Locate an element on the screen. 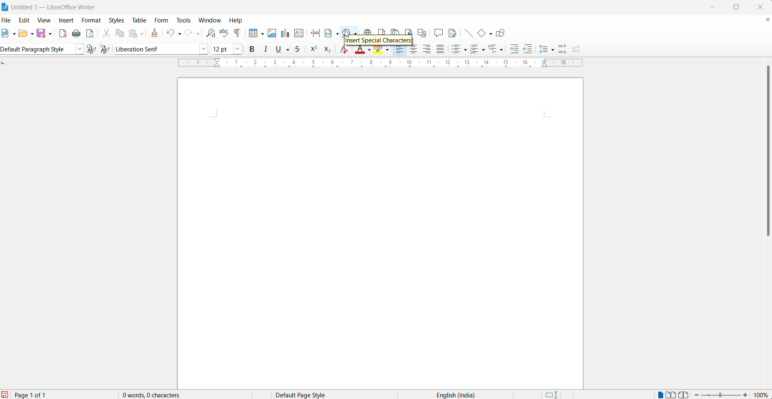  cursor is located at coordinates (347, 33).